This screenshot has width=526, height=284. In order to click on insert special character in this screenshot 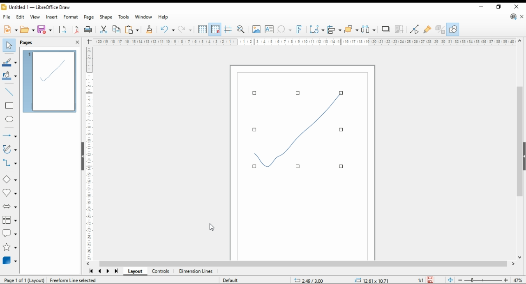, I will do `click(285, 30)`.